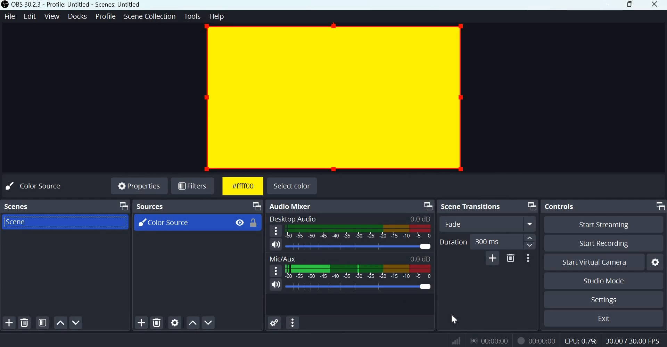 This screenshot has height=347, width=667. Describe the element at coordinates (276, 244) in the screenshot. I see `Speaker icon` at that location.